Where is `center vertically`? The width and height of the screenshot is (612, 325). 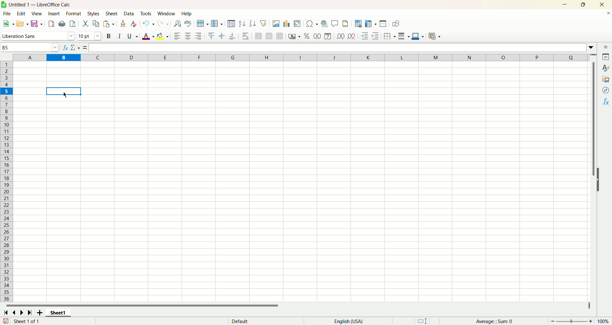
center vertically is located at coordinates (222, 35).